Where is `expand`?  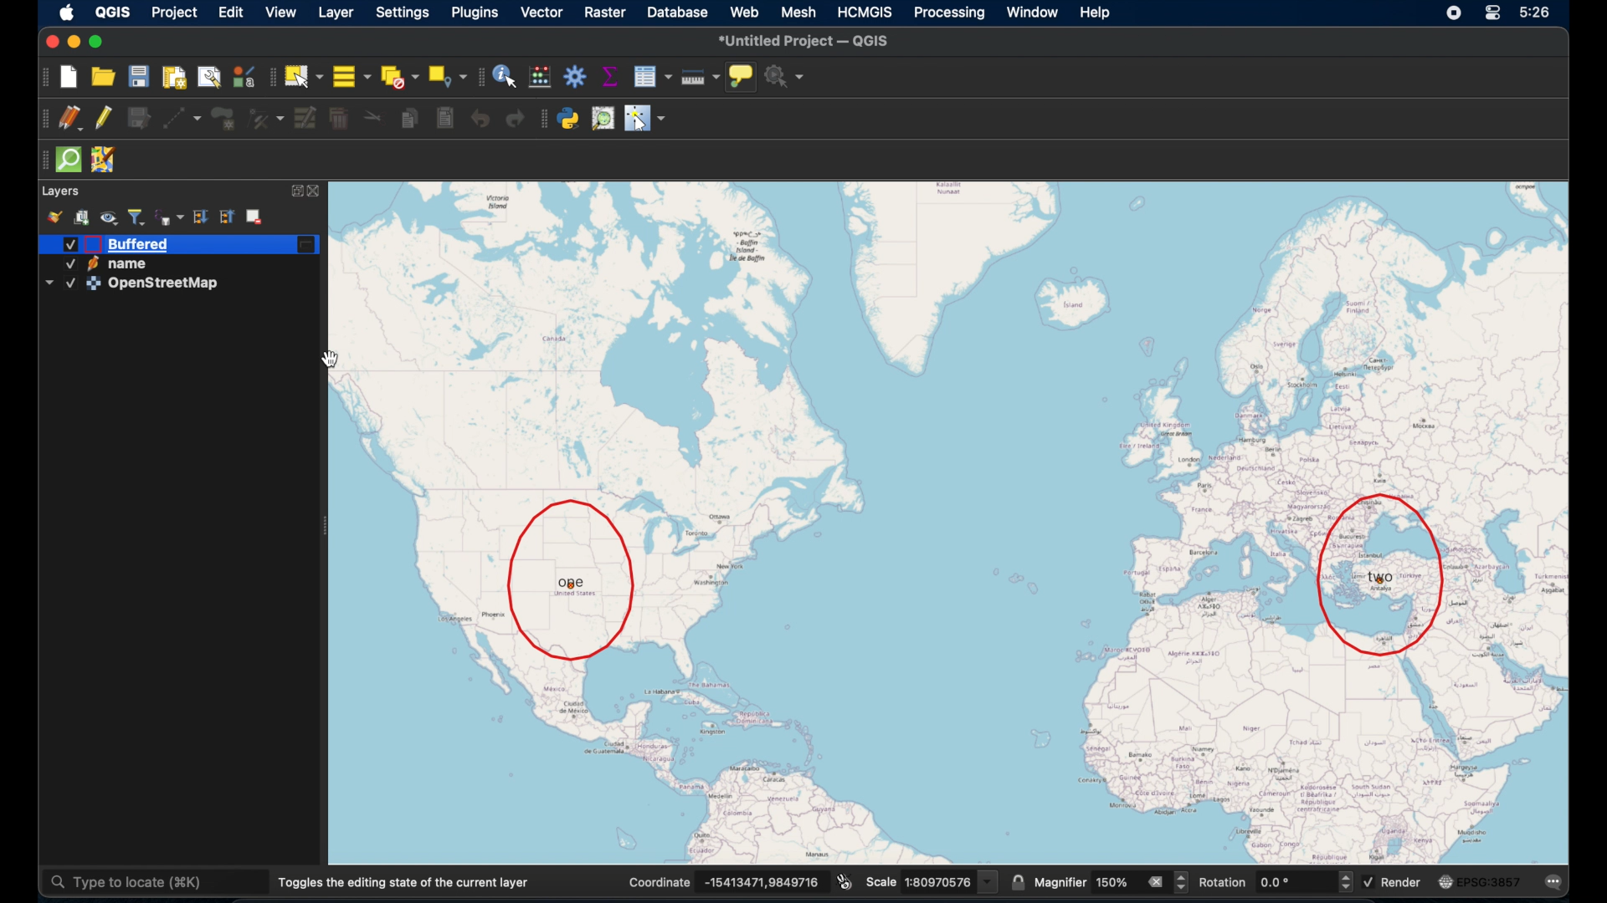
expand is located at coordinates (297, 190).